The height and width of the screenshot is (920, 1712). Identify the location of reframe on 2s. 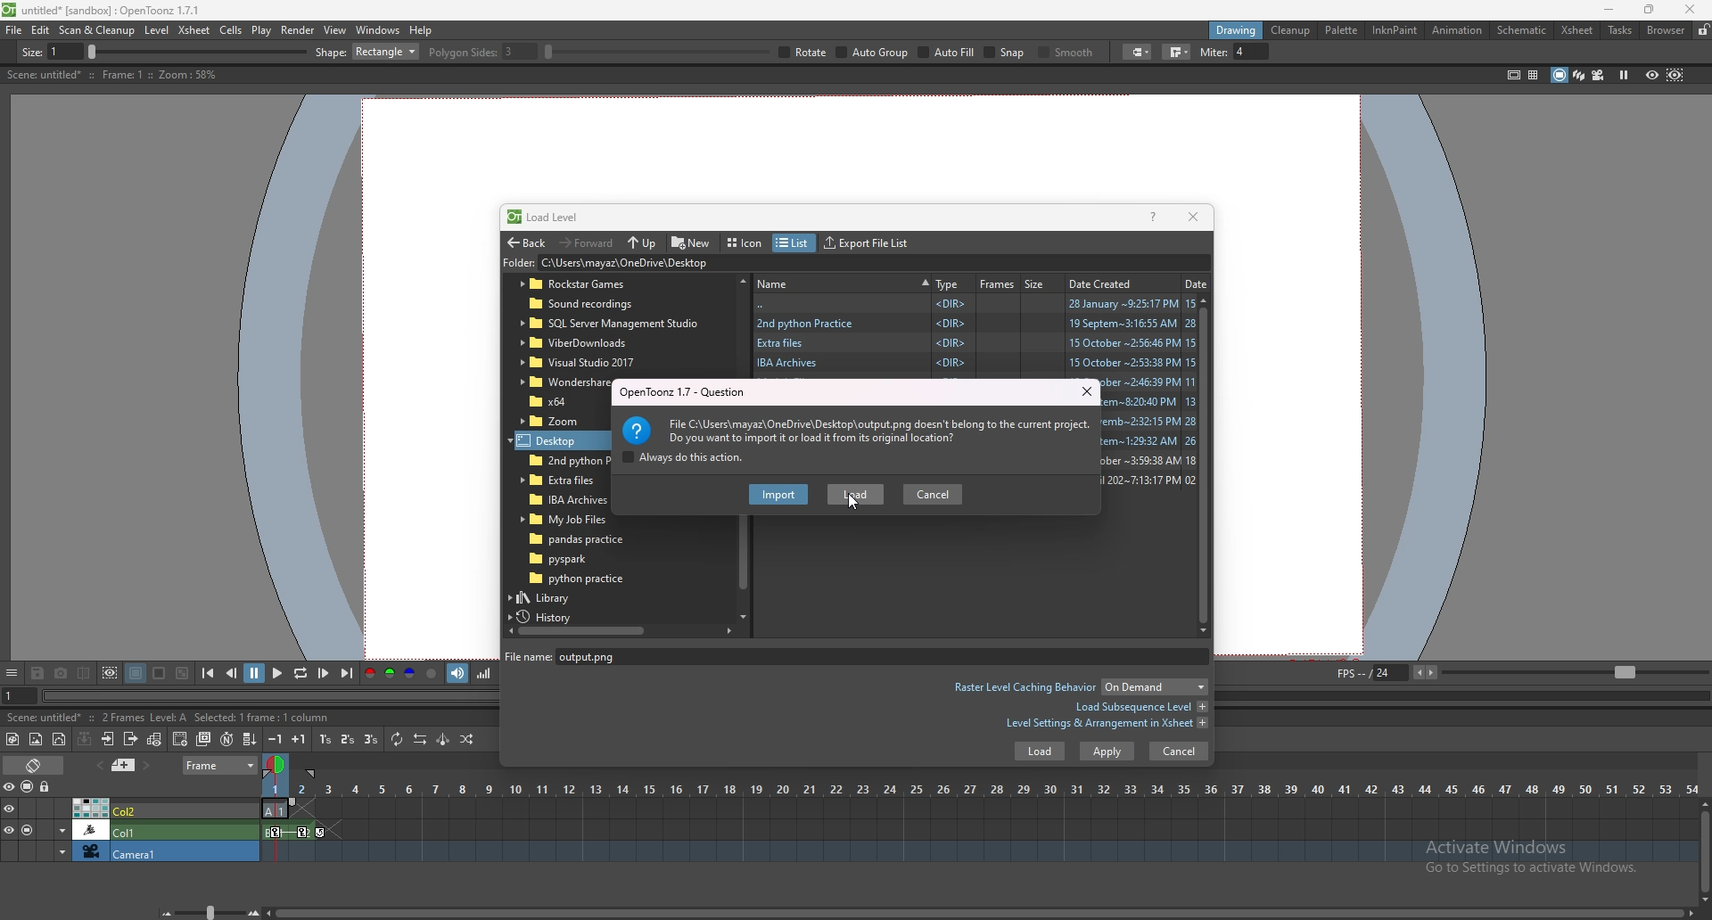
(350, 741).